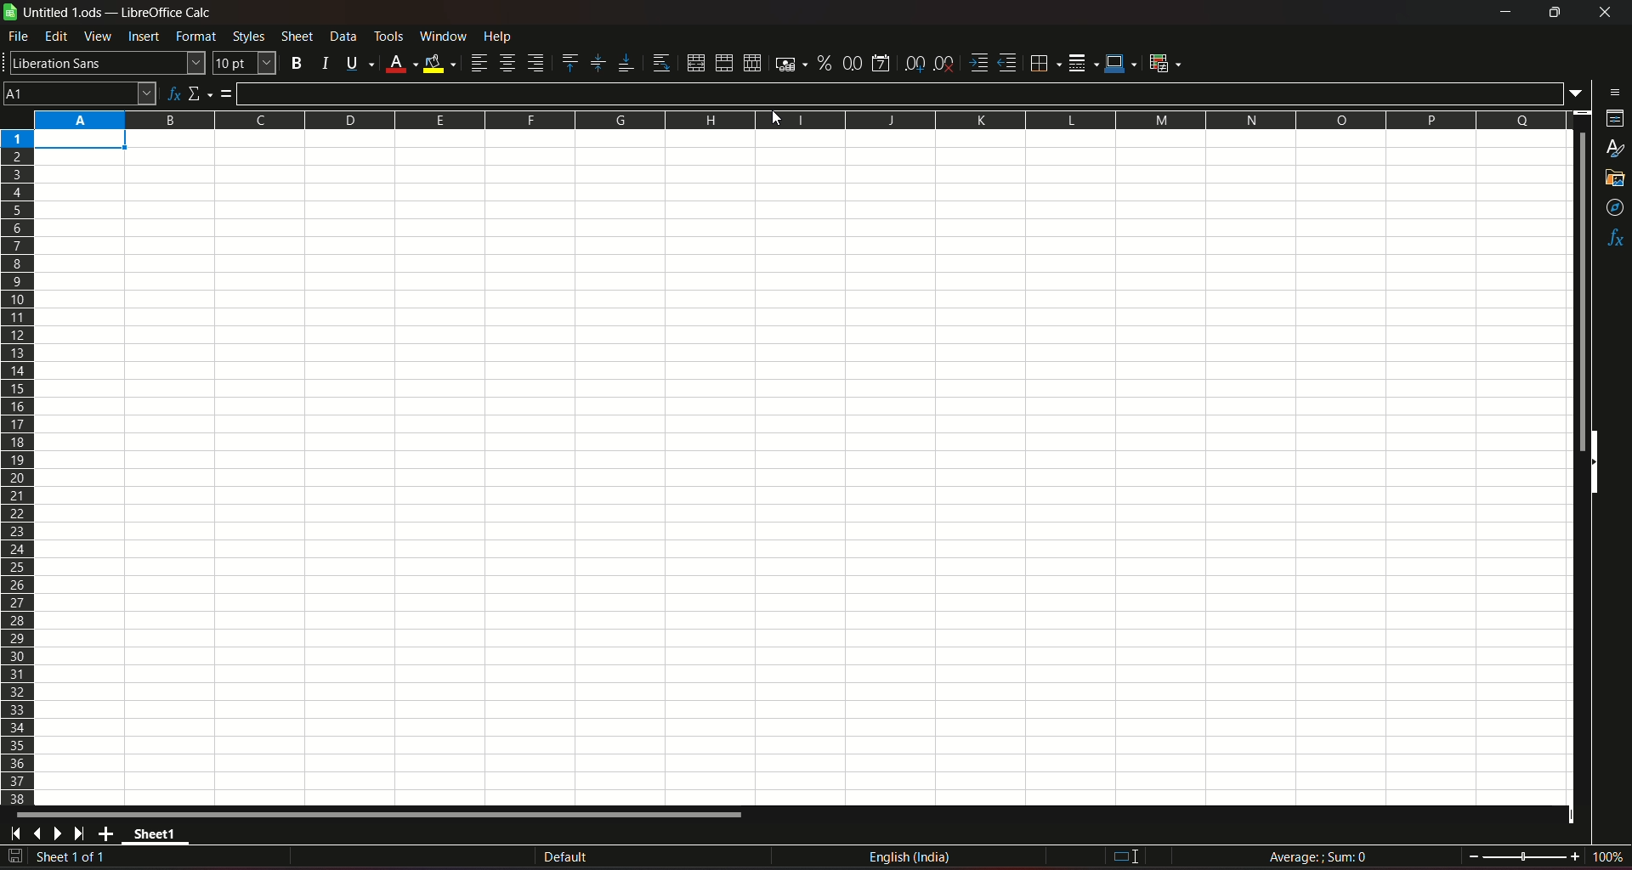 The width and height of the screenshot is (1632, 870). Describe the element at coordinates (229, 93) in the screenshot. I see `formula` at that location.